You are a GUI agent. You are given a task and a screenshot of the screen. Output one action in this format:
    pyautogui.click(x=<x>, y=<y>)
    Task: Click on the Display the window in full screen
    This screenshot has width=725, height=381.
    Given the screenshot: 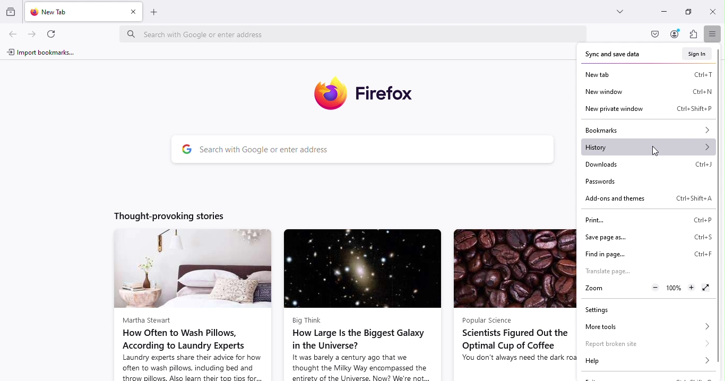 What is the action you would take?
    pyautogui.click(x=705, y=288)
    